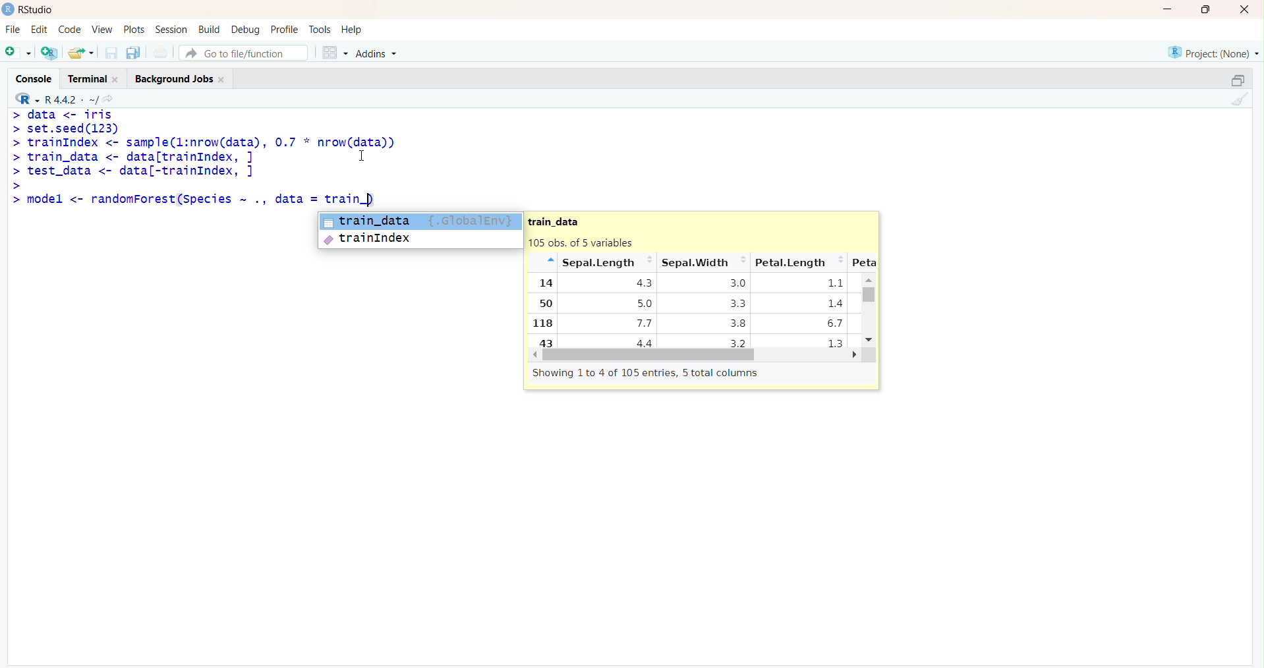  What do you see at coordinates (69, 30) in the screenshot?
I see `Code` at bounding box center [69, 30].